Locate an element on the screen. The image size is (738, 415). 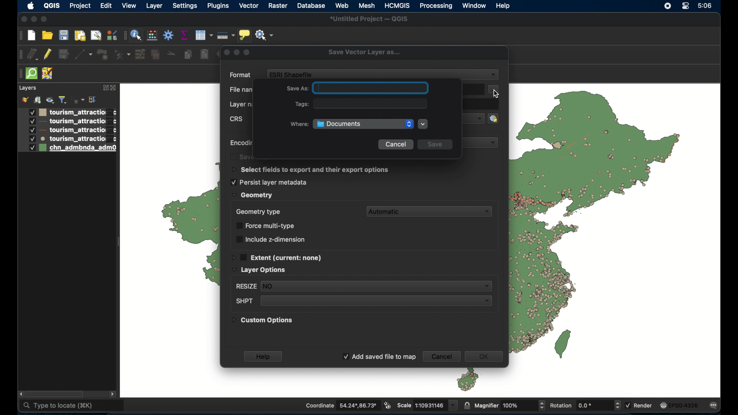
toggle extents and mouse display position is located at coordinates (388, 406).